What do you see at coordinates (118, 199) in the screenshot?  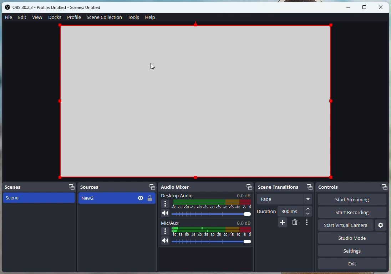 I see `after last action` at bounding box center [118, 199].